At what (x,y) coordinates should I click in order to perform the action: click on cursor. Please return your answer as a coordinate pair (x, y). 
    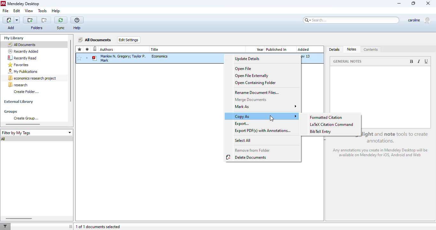
    Looking at the image, I should click on (272, 119).